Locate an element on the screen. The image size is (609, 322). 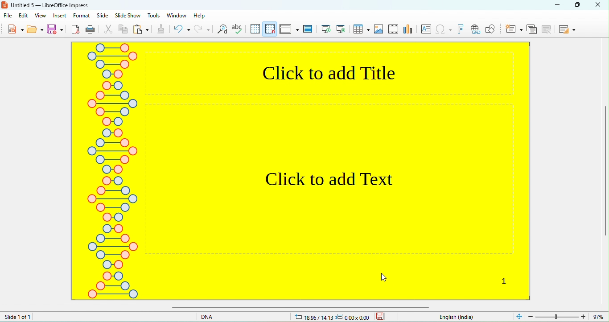
table is located at coordinates (361, 29).